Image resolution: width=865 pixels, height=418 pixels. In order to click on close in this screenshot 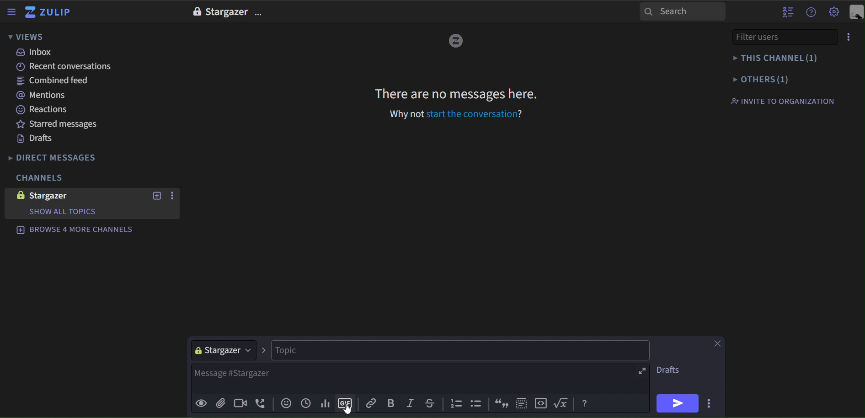, I will do `click(716, 343)`.